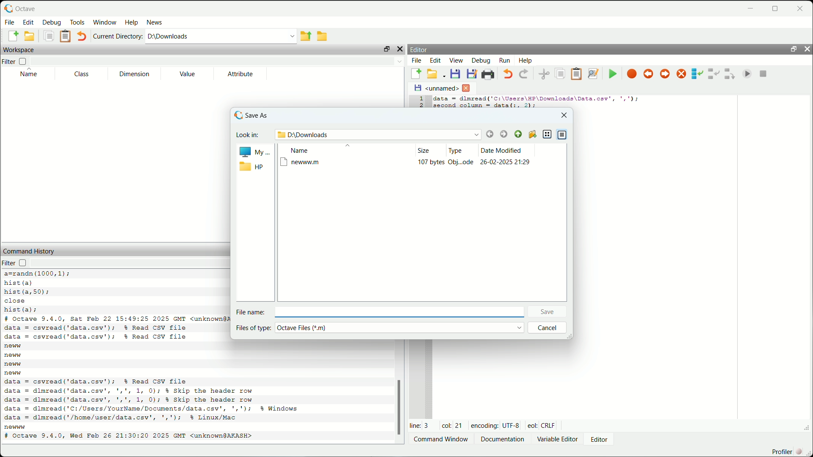 The width and height of the screenshot is (813, 457). I want to click on save file and run/continue, so click(612, 74).